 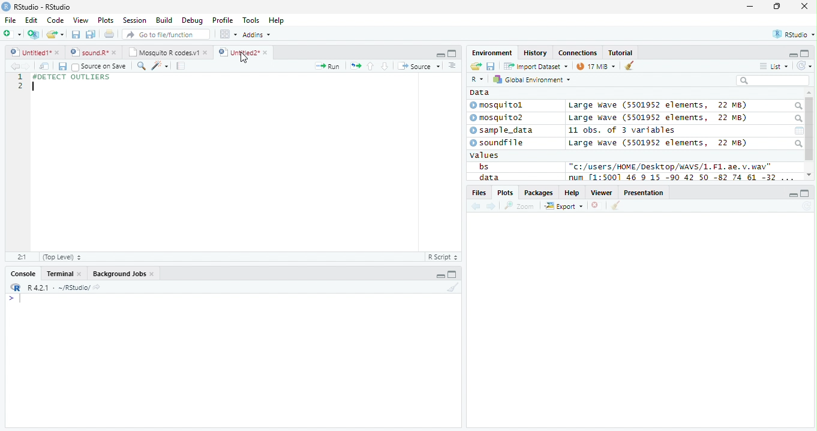 What do you see at coordinates (483, 166) in the screenshot?
I see `bs` at bounding box center [483, 166].